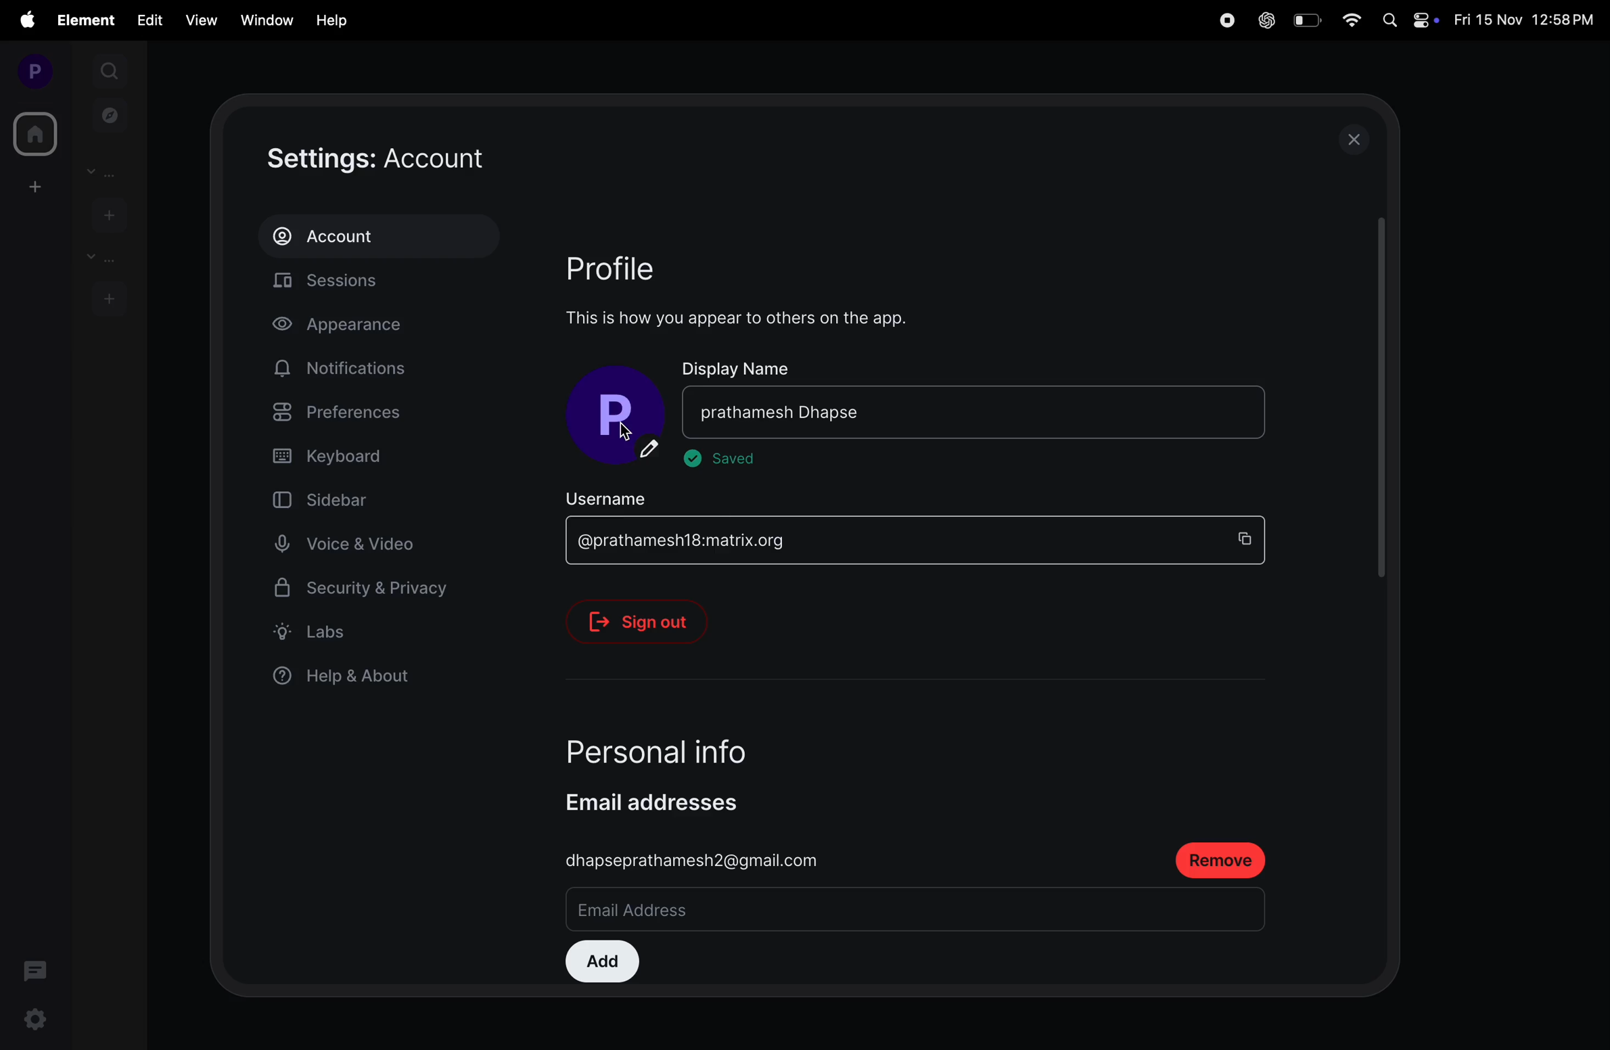 Image resolution: width=1610 pixels, height=1050 pixels. I want to click on people, so click(107, 172).